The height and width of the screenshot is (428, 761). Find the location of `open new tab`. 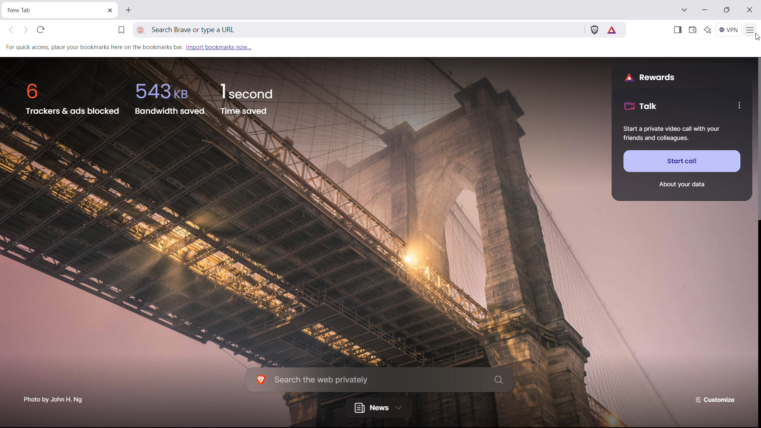

open new tab is located at coordinates (128, 10).